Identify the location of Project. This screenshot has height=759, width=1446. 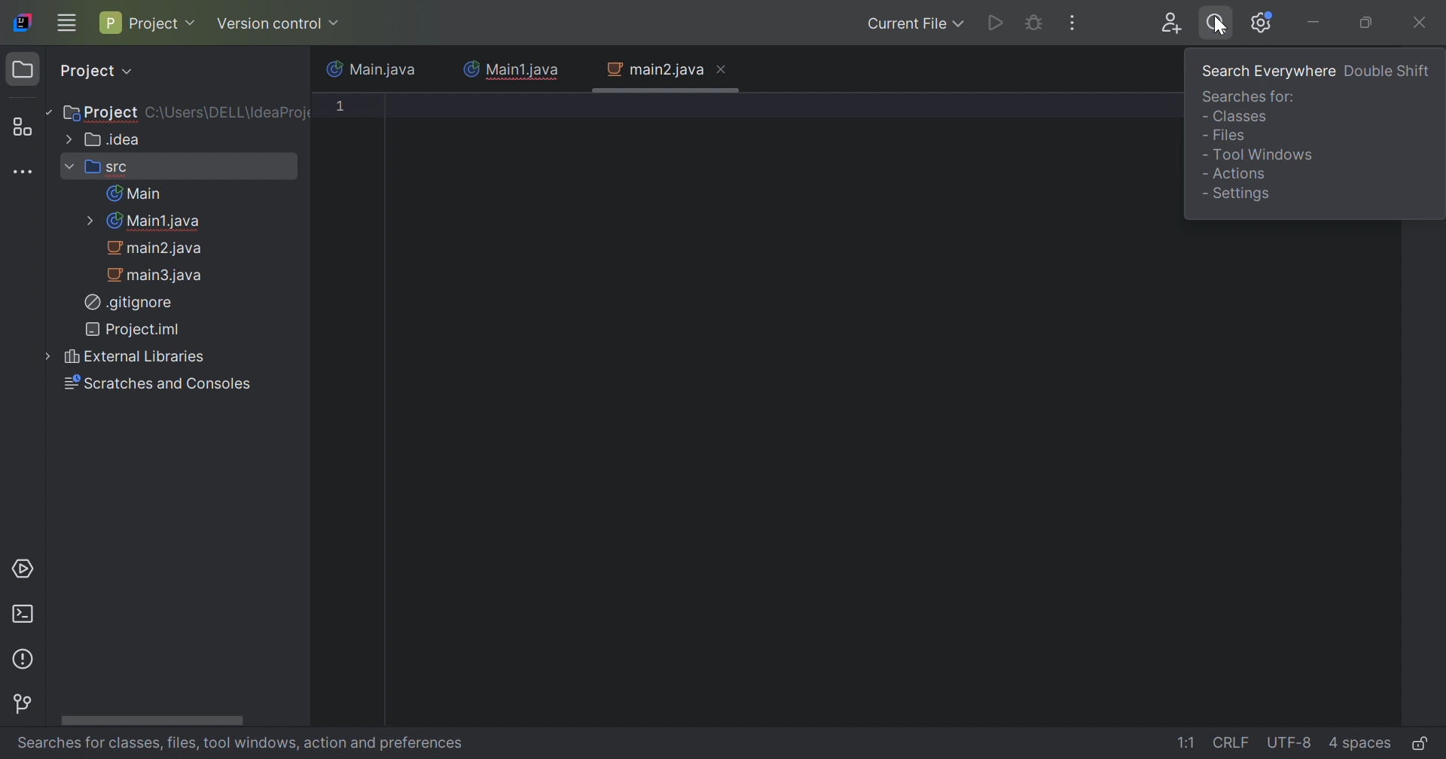
(97, 72).